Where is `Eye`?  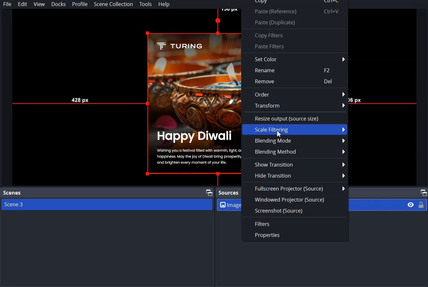 Eye is located at coordinates (411, 204).